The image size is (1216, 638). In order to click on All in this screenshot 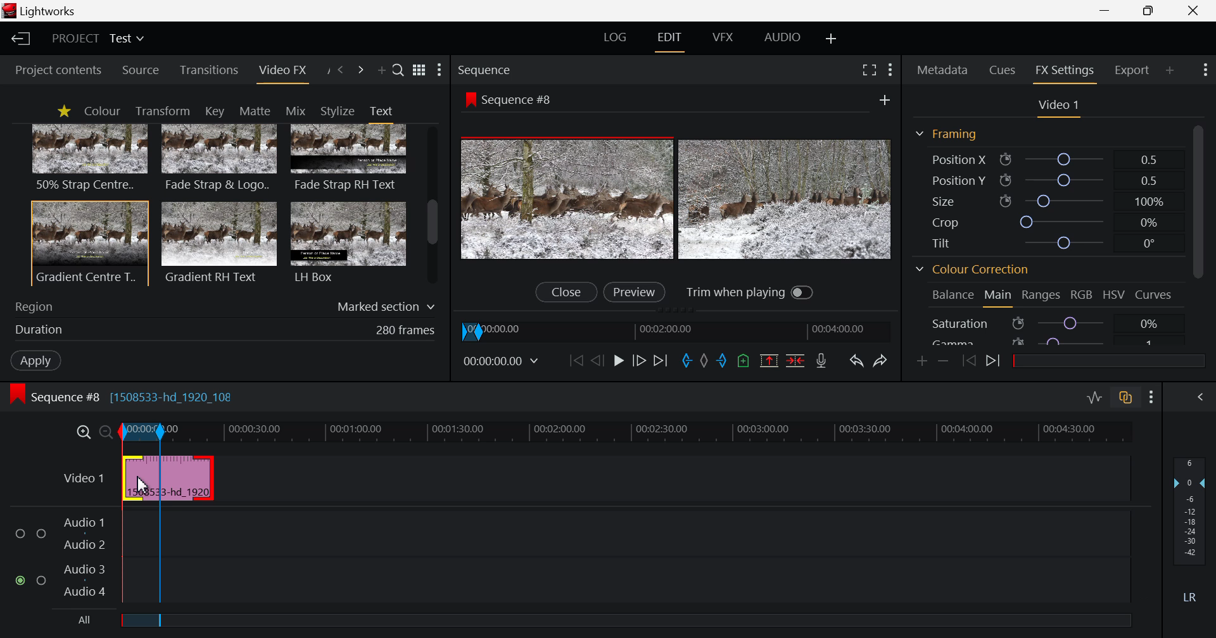, I will do `click(75, 622)`.